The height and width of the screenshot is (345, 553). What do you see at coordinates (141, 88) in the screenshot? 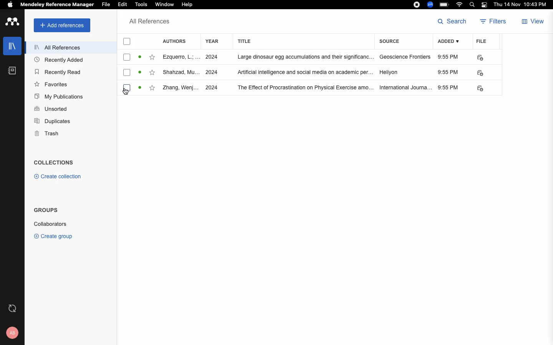
I see `read` at bounding box center [141, 88].